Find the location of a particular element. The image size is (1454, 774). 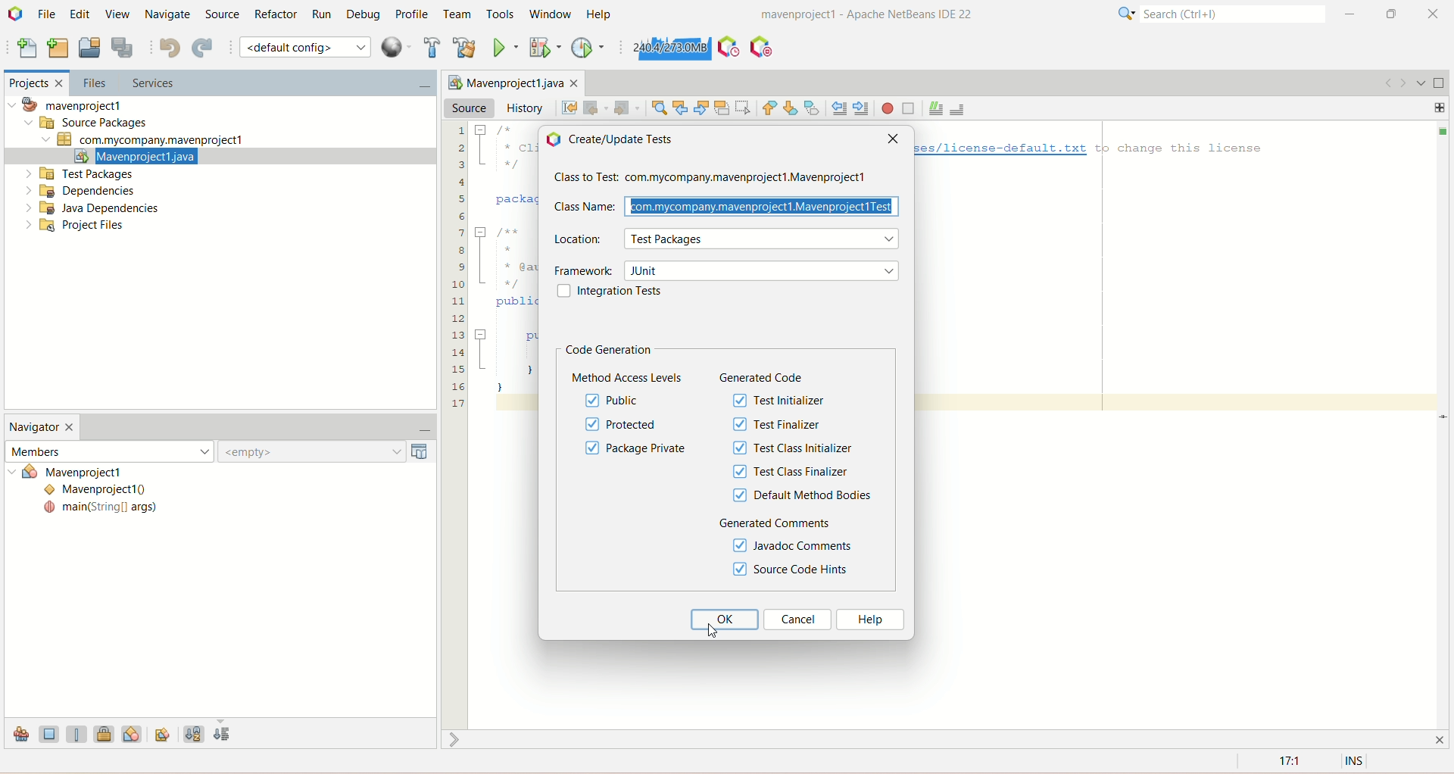

debug project is located at coordinates (542, 47).